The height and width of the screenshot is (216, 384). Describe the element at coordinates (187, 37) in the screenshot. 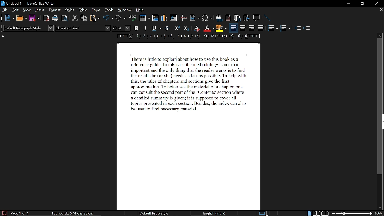

I see `scale` at that location.